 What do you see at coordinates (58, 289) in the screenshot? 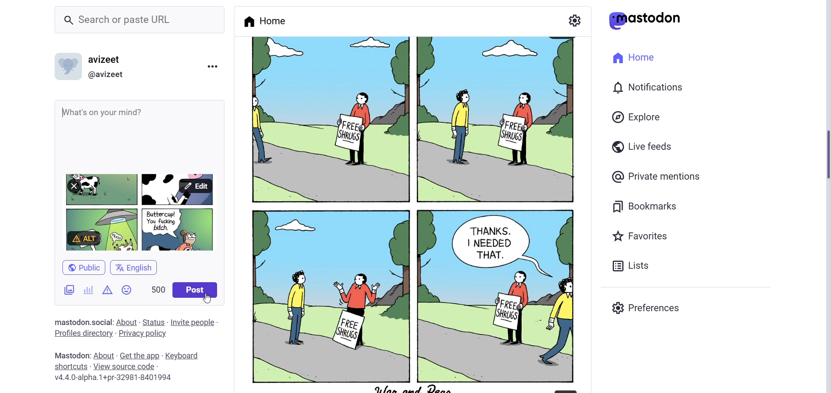
I see `Ad Images` at bounding box center [58, 289].